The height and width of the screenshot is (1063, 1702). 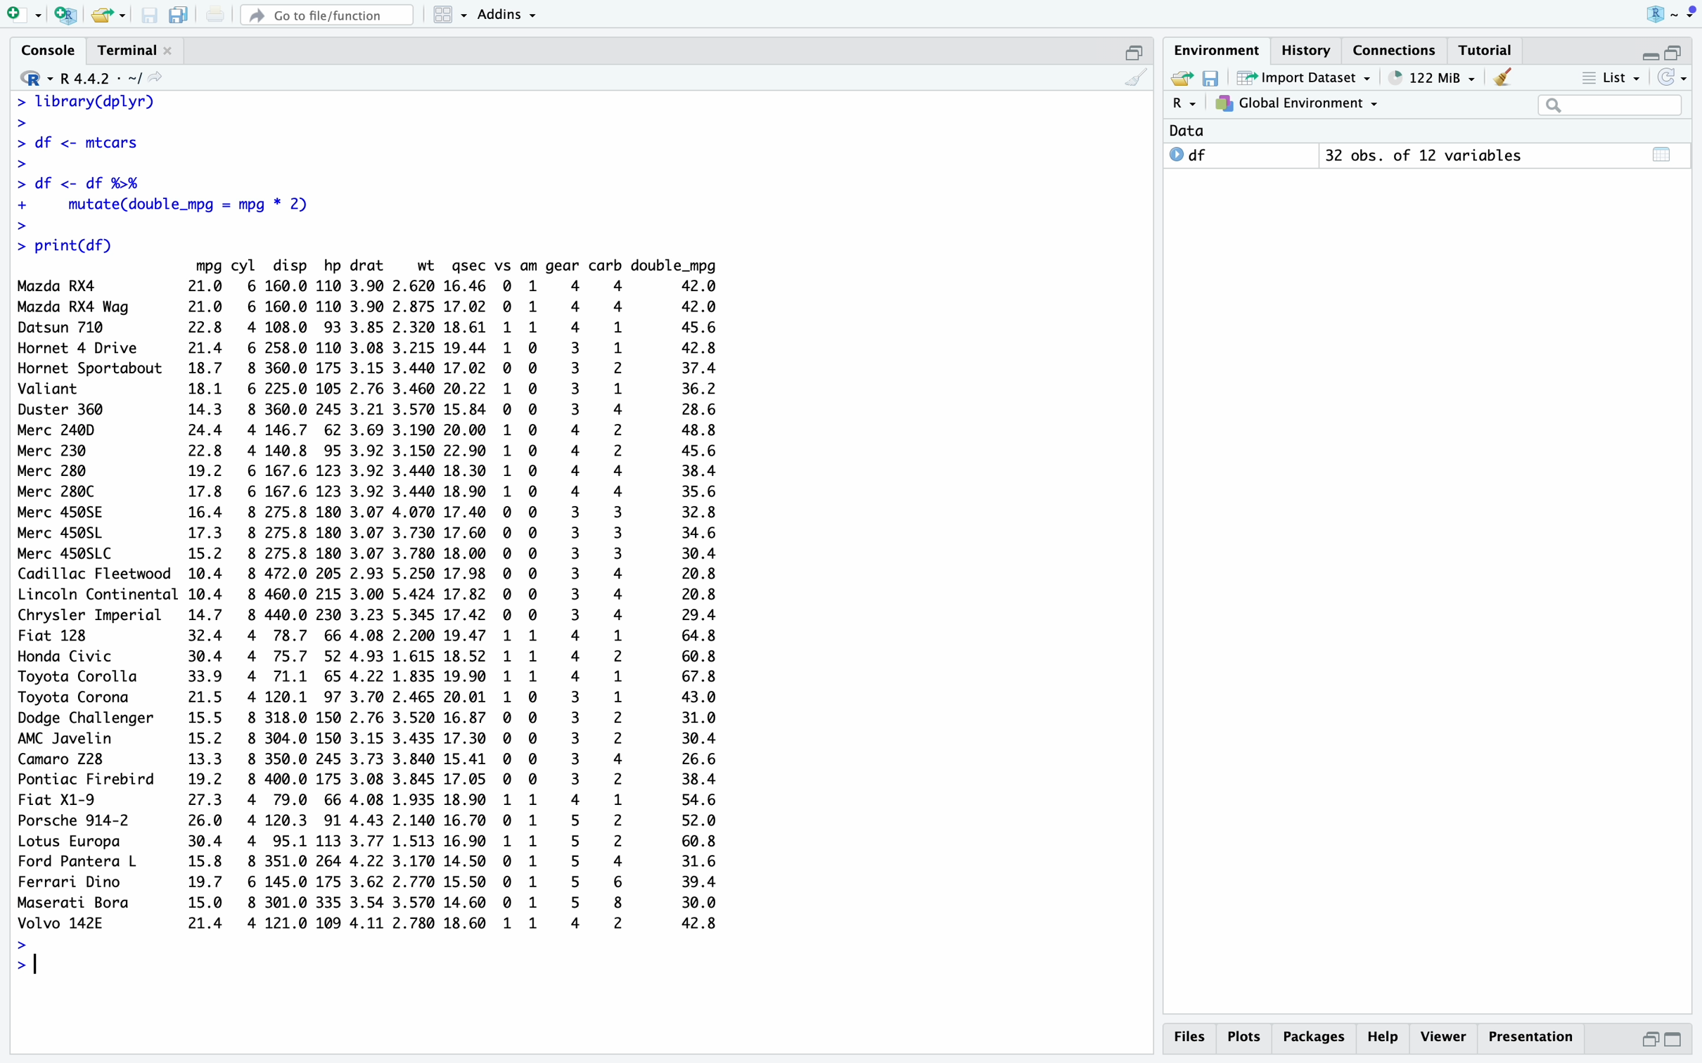 What do you see at coordinates (101, 79) in the screenshot?
I see `R 4.4.2 ~/` at bounding box center [101, 79].